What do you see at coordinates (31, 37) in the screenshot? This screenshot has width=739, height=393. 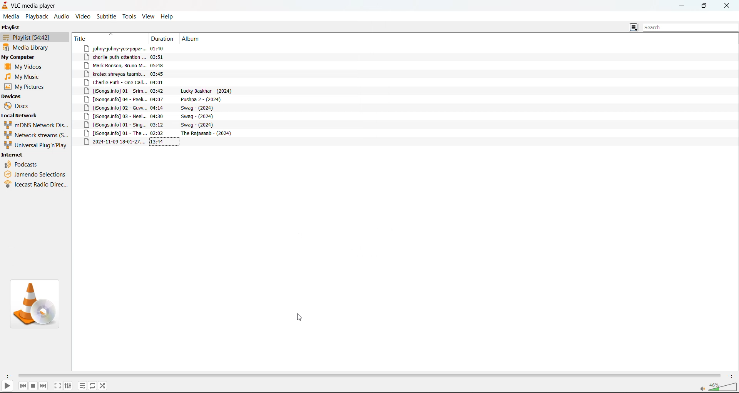 I see `playlist` at bounding box center [31, 37].